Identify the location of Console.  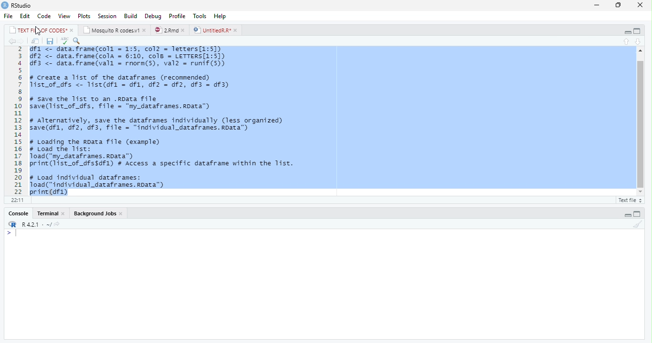
(18, 213).